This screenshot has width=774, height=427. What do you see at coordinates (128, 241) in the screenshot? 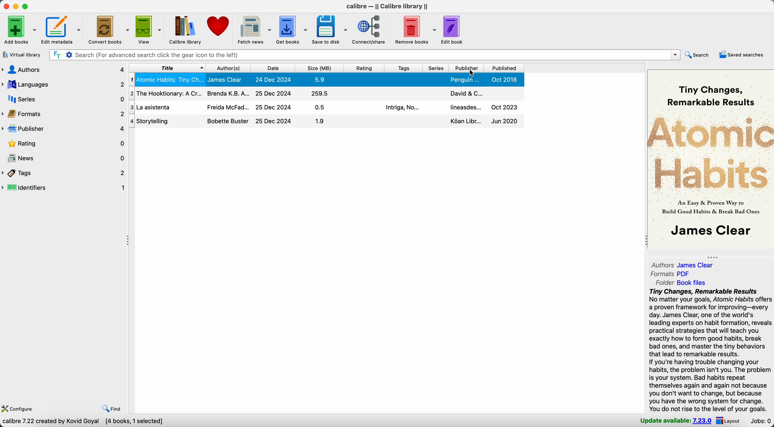
I see `toggle expand/contract` at bounding box center [128, 241].